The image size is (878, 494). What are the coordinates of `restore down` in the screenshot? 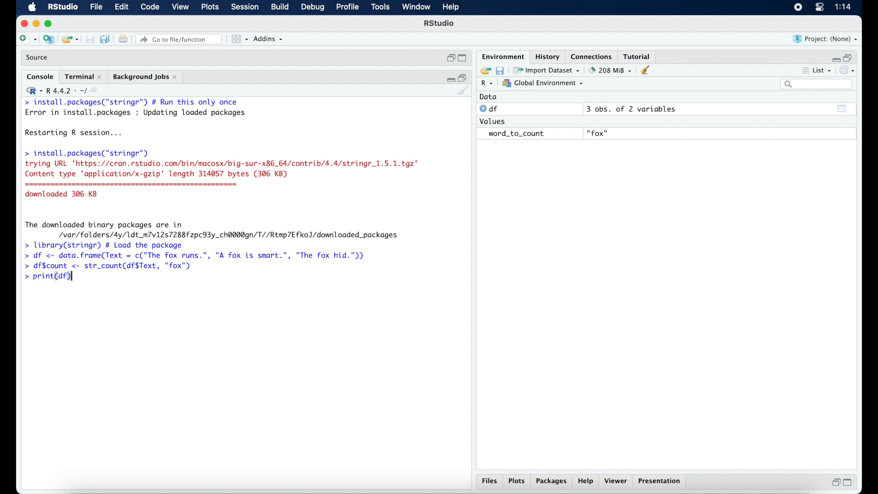 It's located at (463, 77).